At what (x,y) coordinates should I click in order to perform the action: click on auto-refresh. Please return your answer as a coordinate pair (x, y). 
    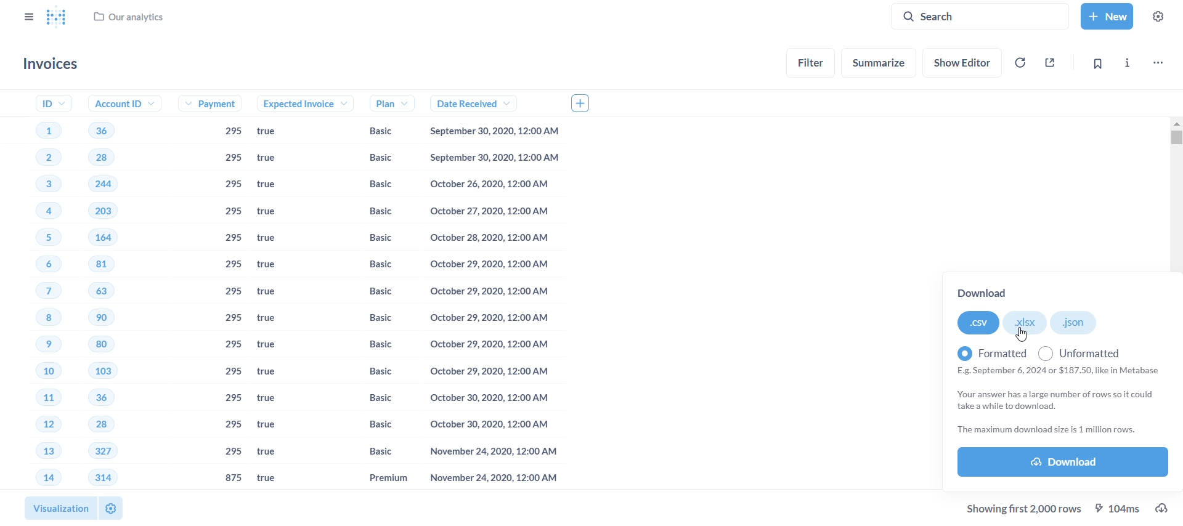
    Looking at the image, I should click on (1019, 62).